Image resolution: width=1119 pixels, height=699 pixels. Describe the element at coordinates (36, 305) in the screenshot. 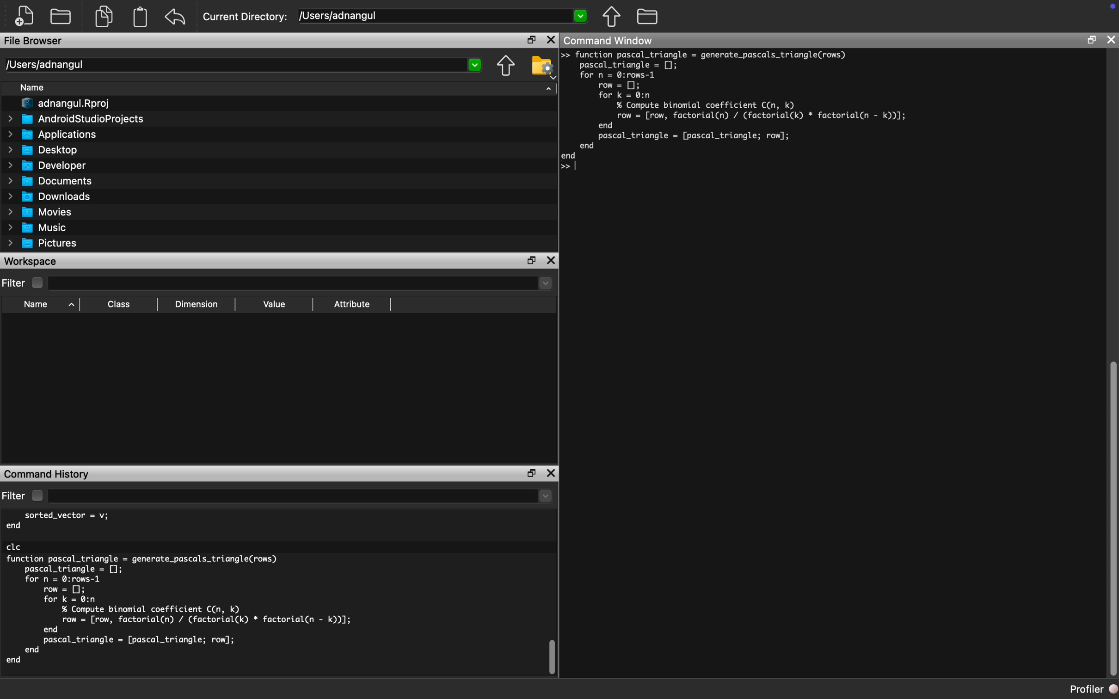

I see `Name` at that location.